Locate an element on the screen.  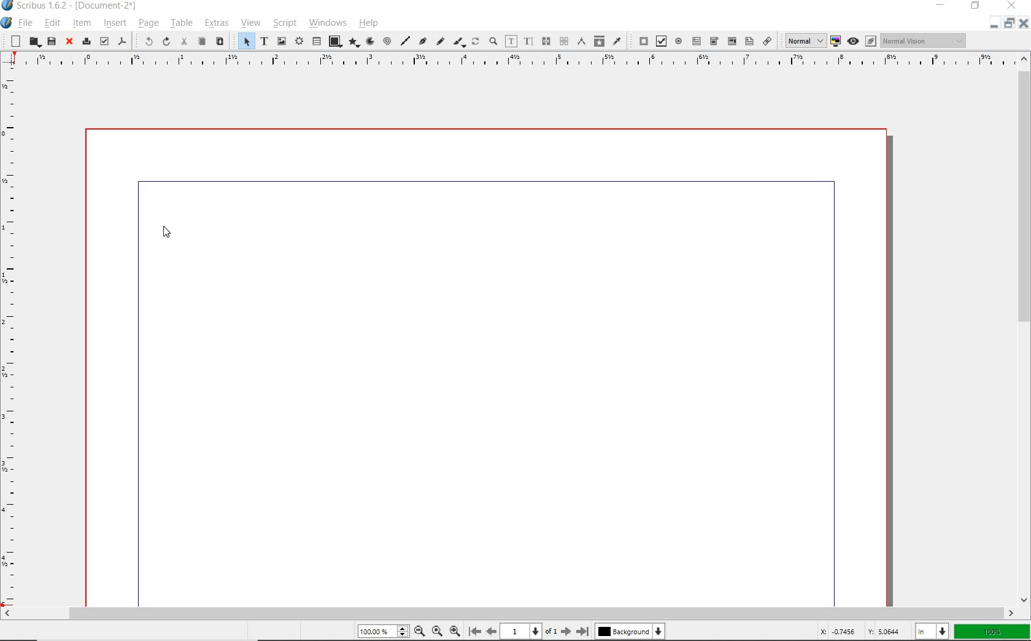
windows is located at coordinates (328, 23).